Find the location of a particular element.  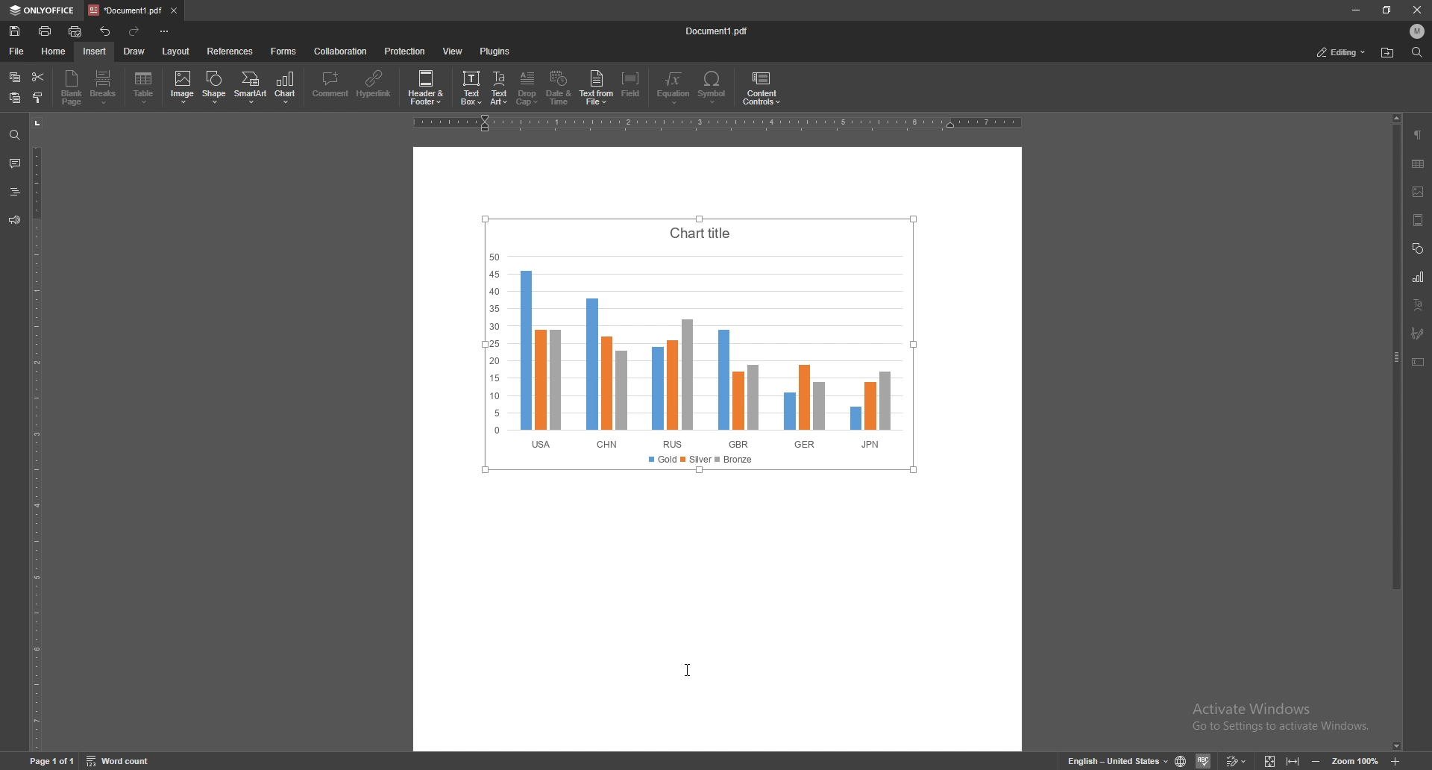

Zoom 100% is located at coordinates (1359, 760).